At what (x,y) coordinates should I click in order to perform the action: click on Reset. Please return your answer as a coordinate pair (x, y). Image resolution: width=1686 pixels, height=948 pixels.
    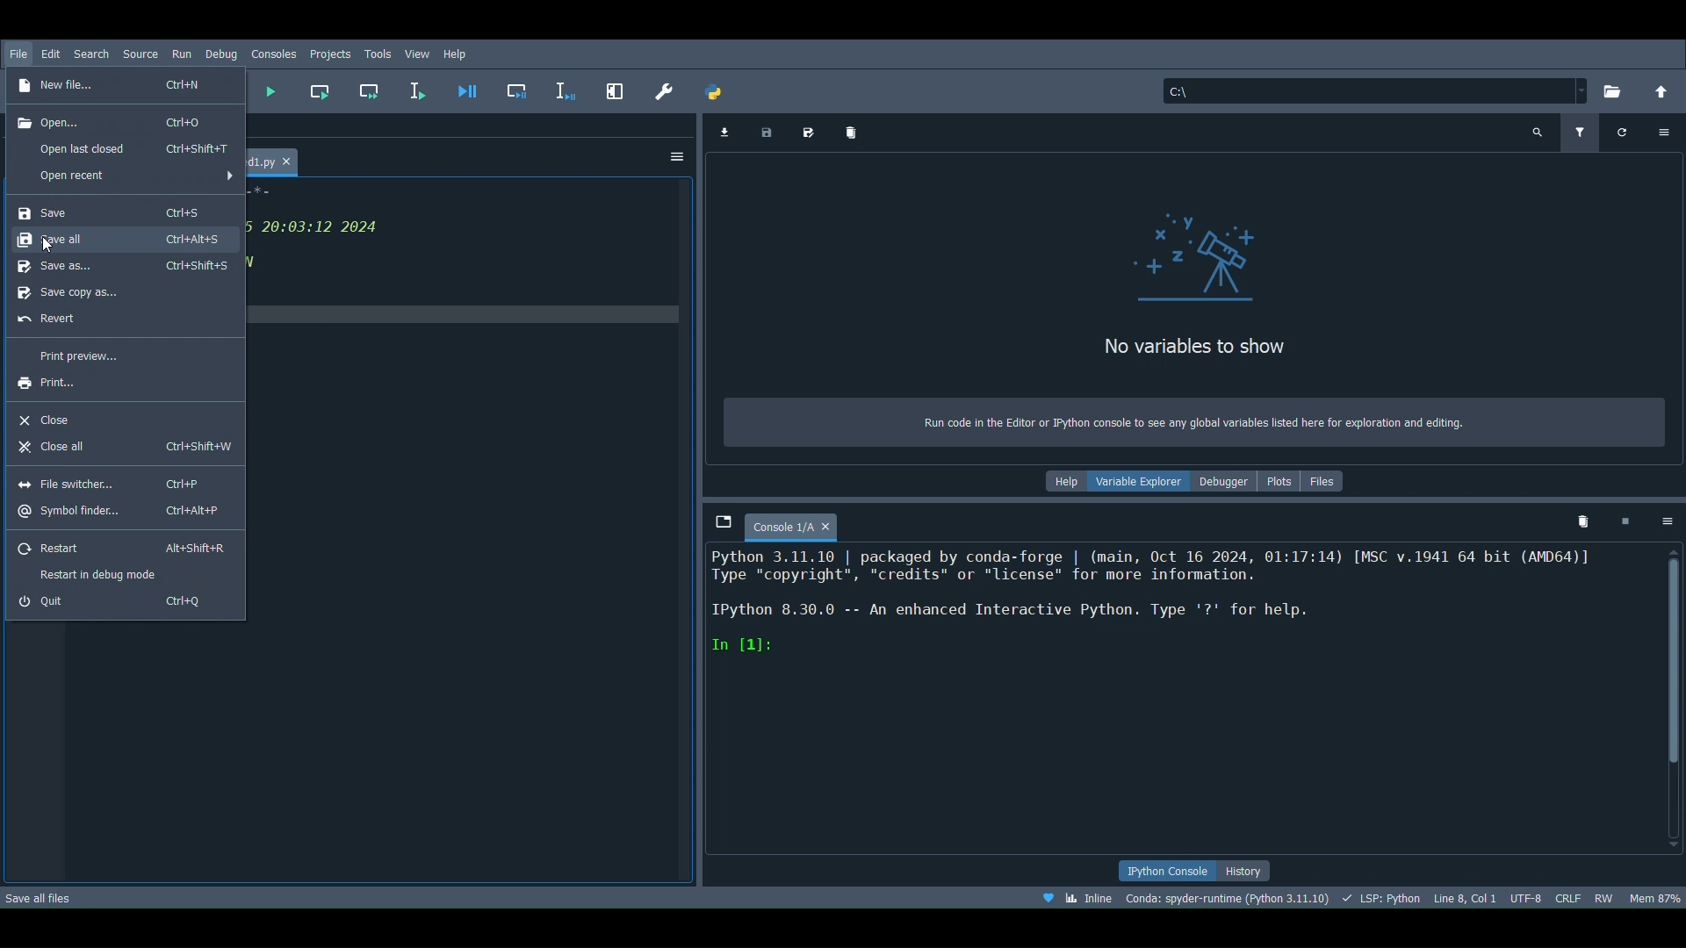
    Looking at the image, I should click on (118, 323).